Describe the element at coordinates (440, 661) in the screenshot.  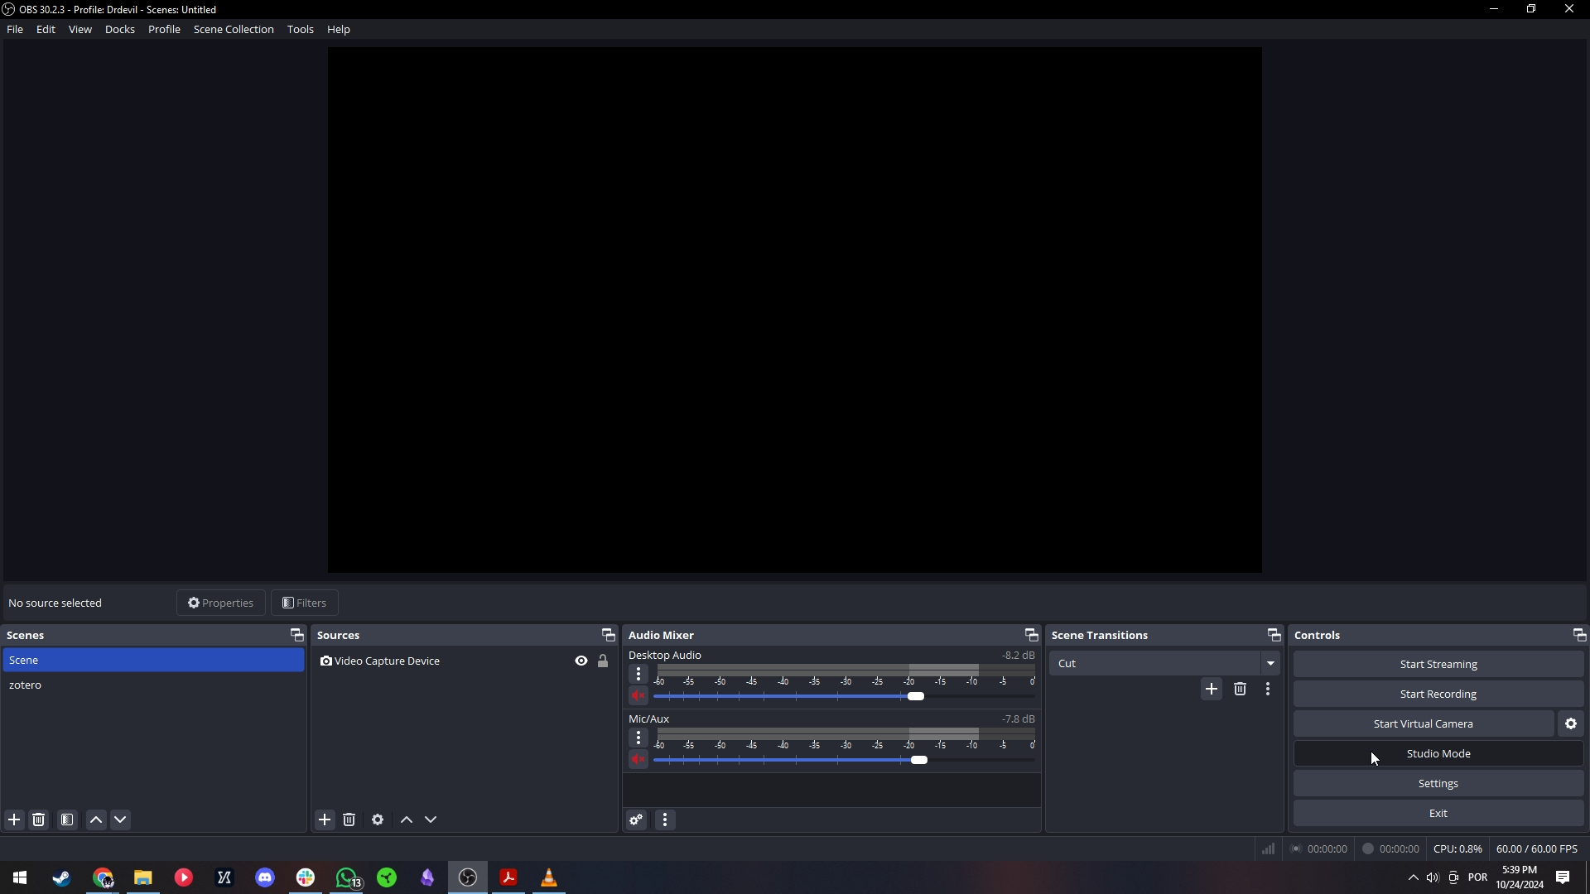
I see `Source one` at that location.